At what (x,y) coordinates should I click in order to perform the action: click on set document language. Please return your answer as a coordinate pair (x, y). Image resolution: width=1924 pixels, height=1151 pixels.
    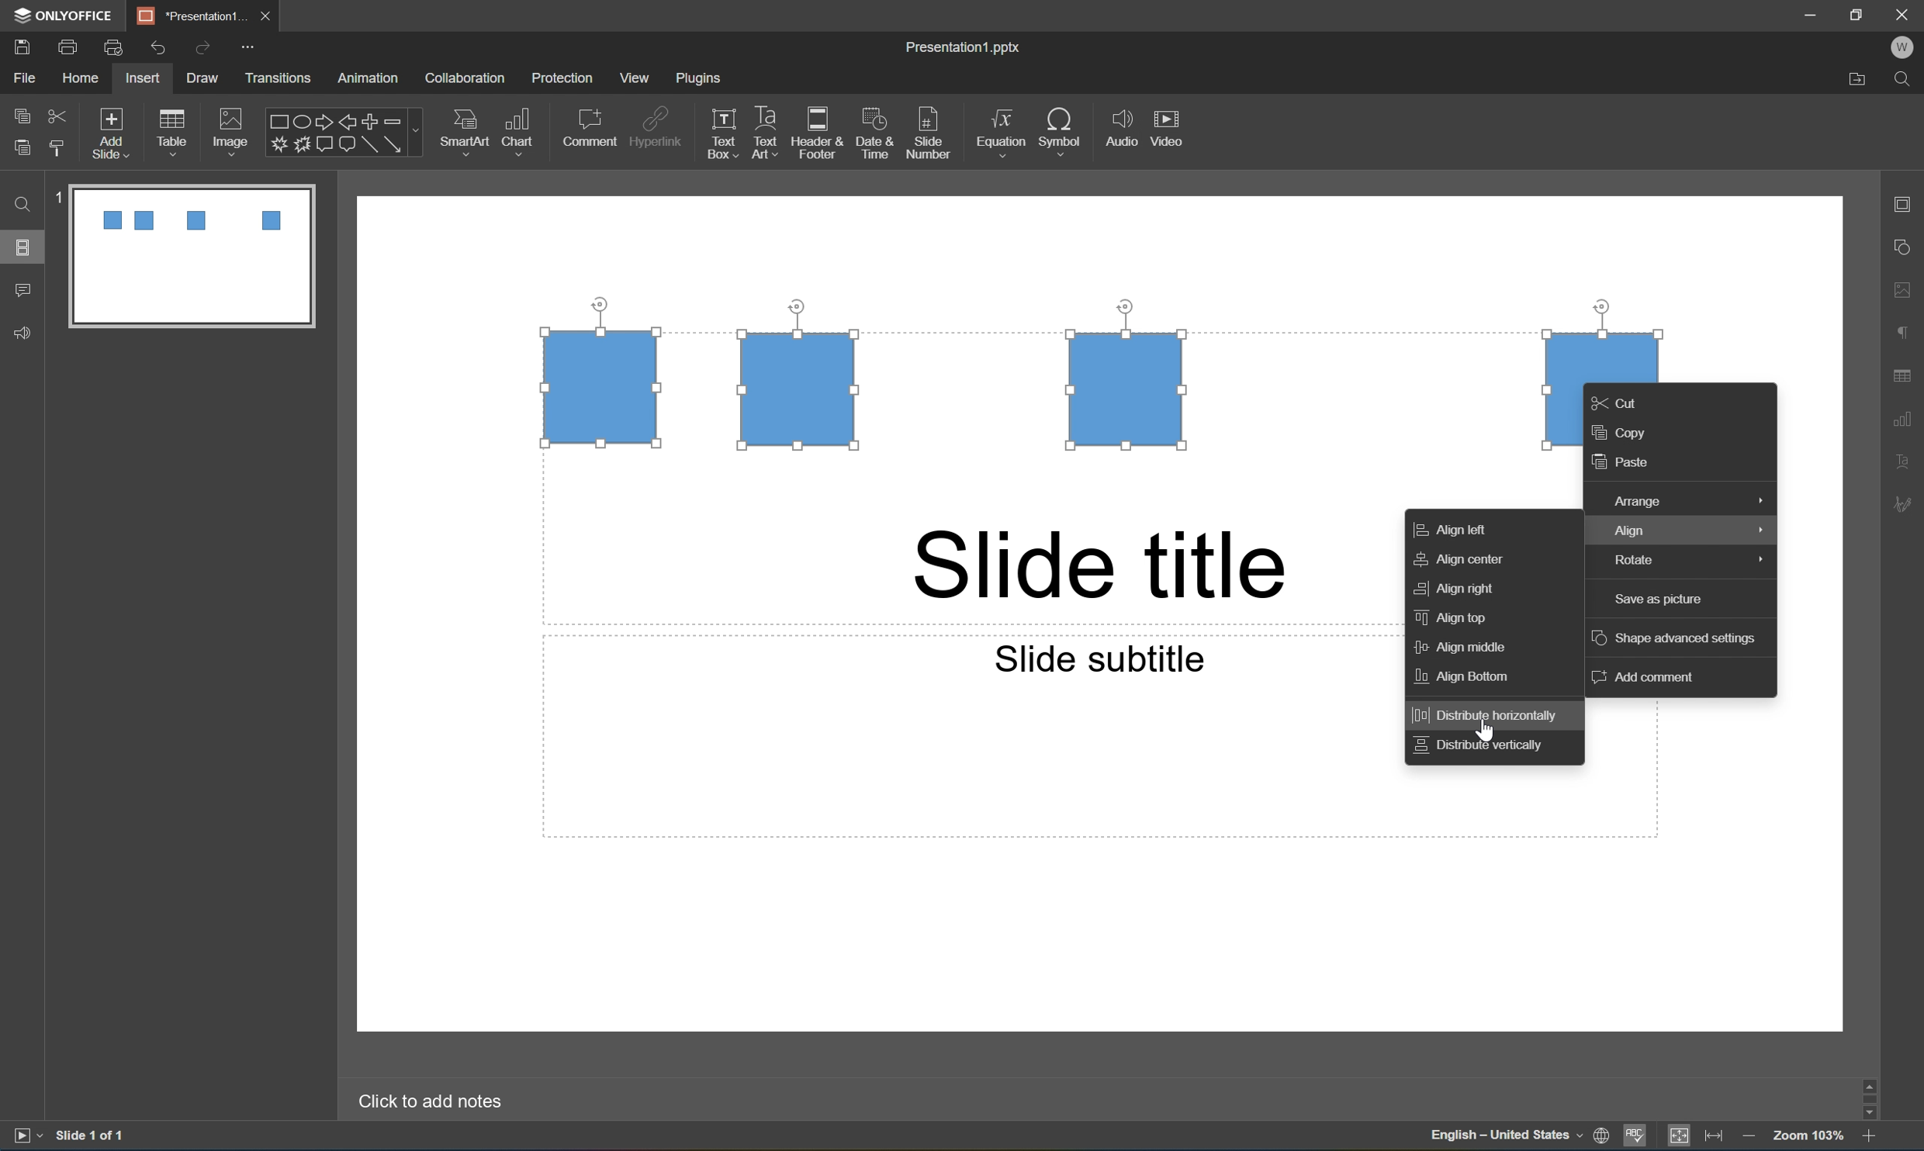
    Looking at the image, I should click on (1517, 1139).